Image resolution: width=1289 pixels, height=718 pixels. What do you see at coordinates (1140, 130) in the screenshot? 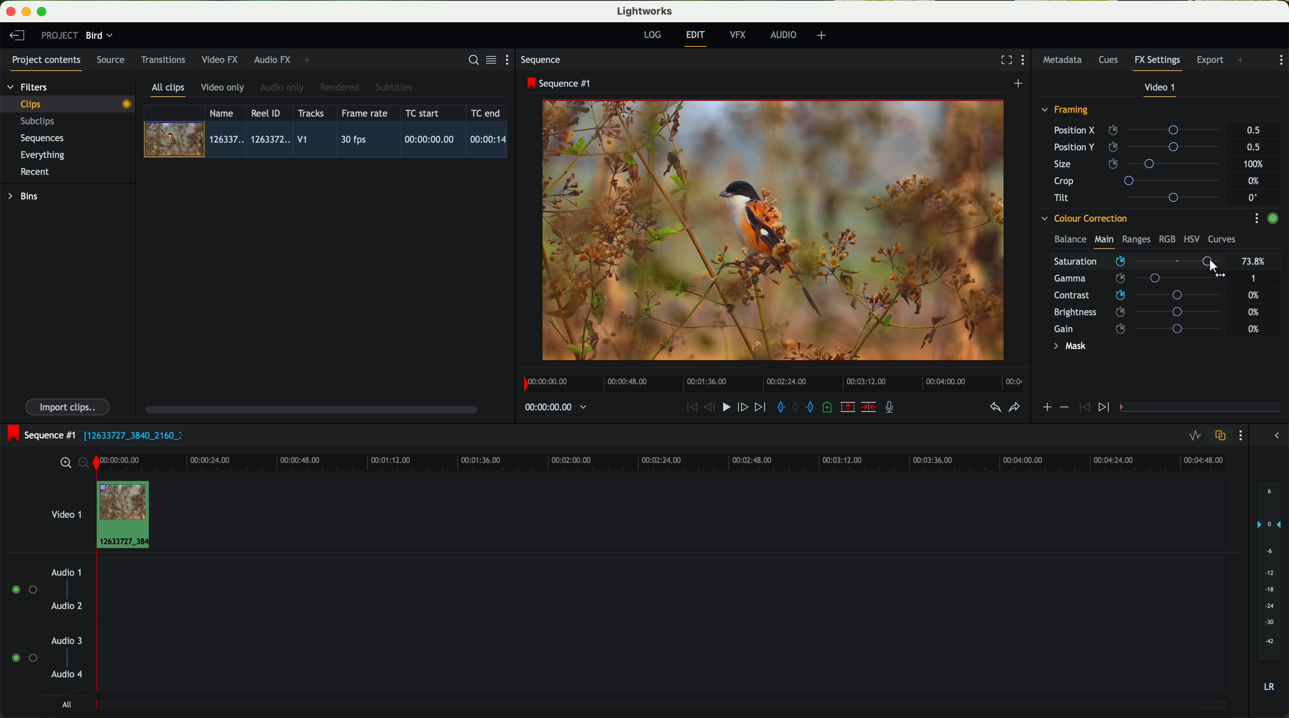
I see `position X` at bounding box center [1140, 130].